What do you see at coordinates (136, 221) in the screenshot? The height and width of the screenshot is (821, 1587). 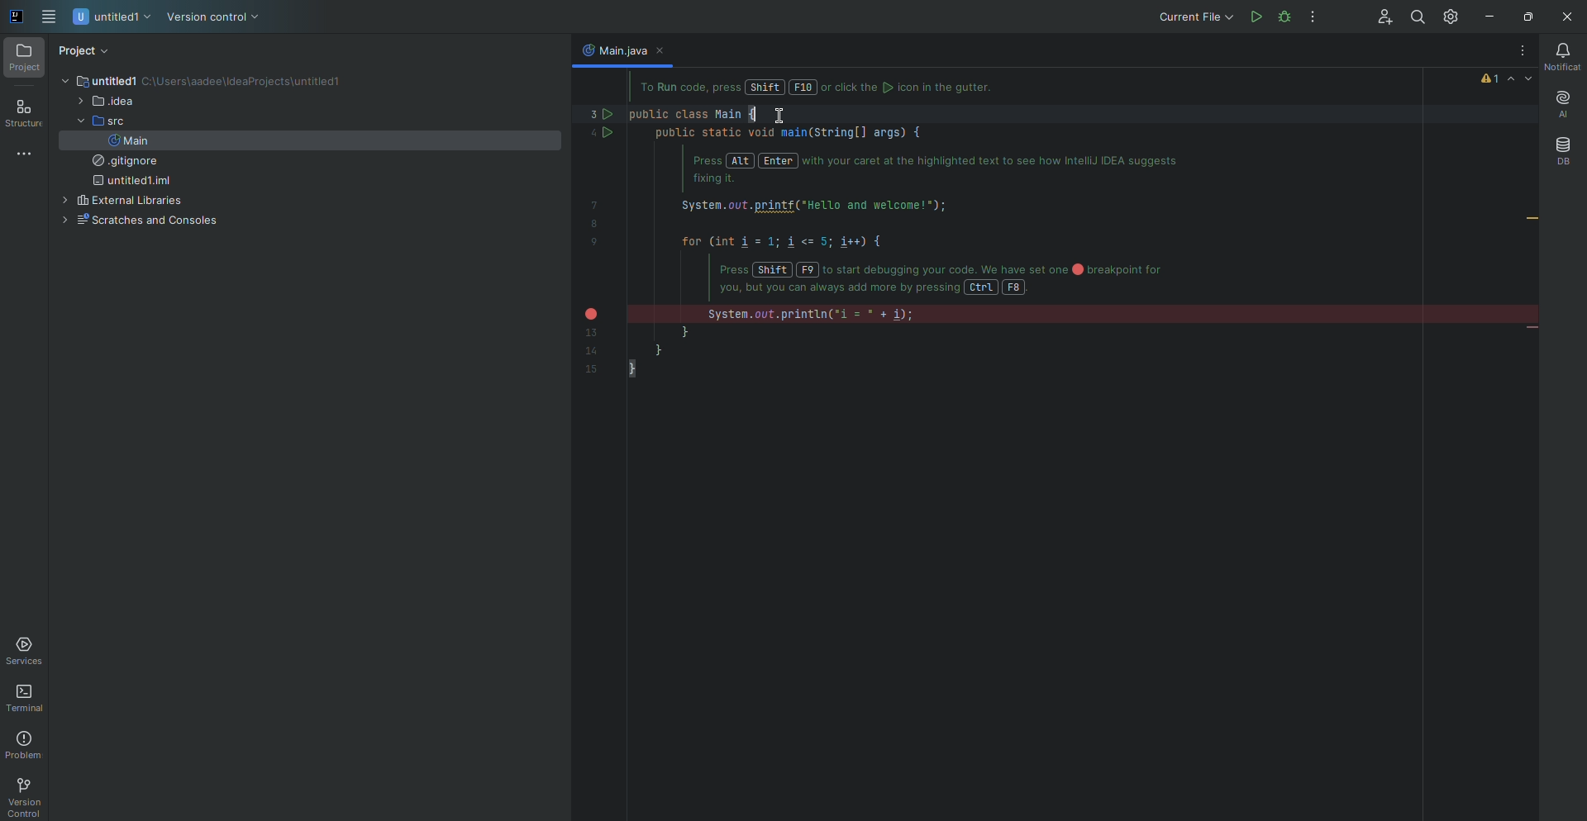 I see `Scratches and Consoles` at bounding box center [136, 221].